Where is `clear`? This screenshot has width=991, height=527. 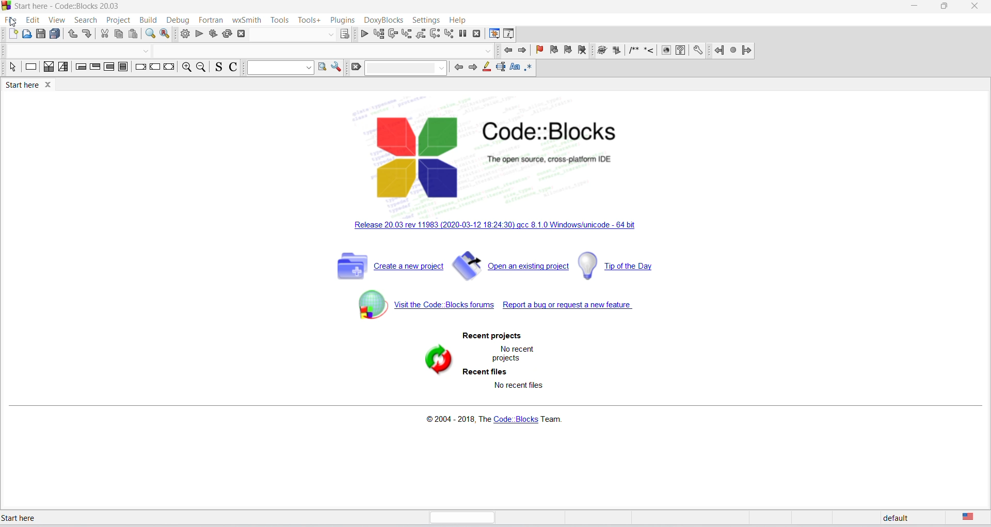
clear is located at coordinates (355, 69).